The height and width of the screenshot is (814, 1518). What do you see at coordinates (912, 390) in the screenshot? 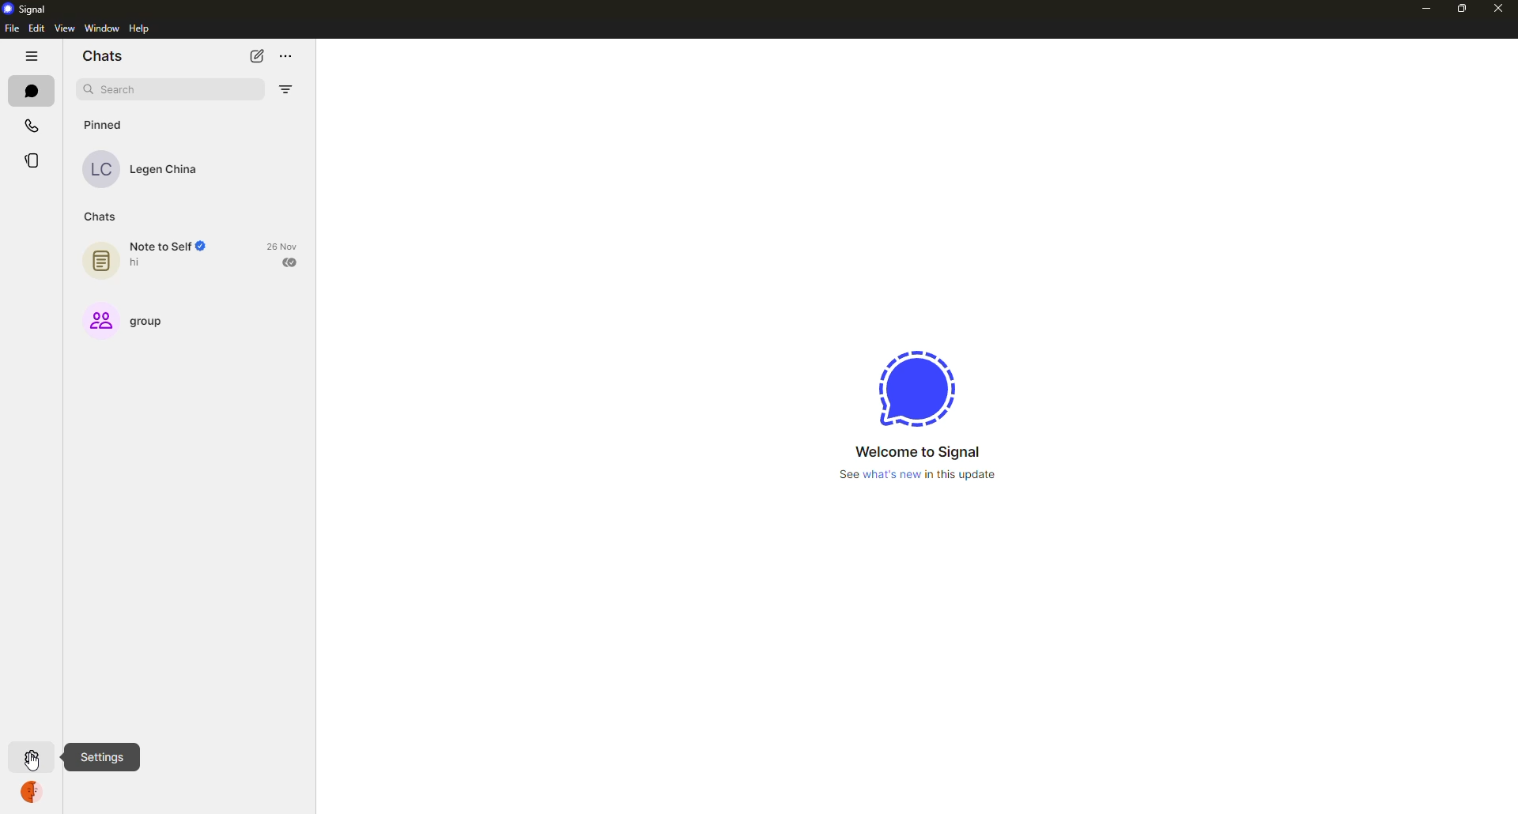
I see `signal` at bounding box center [912, 390].